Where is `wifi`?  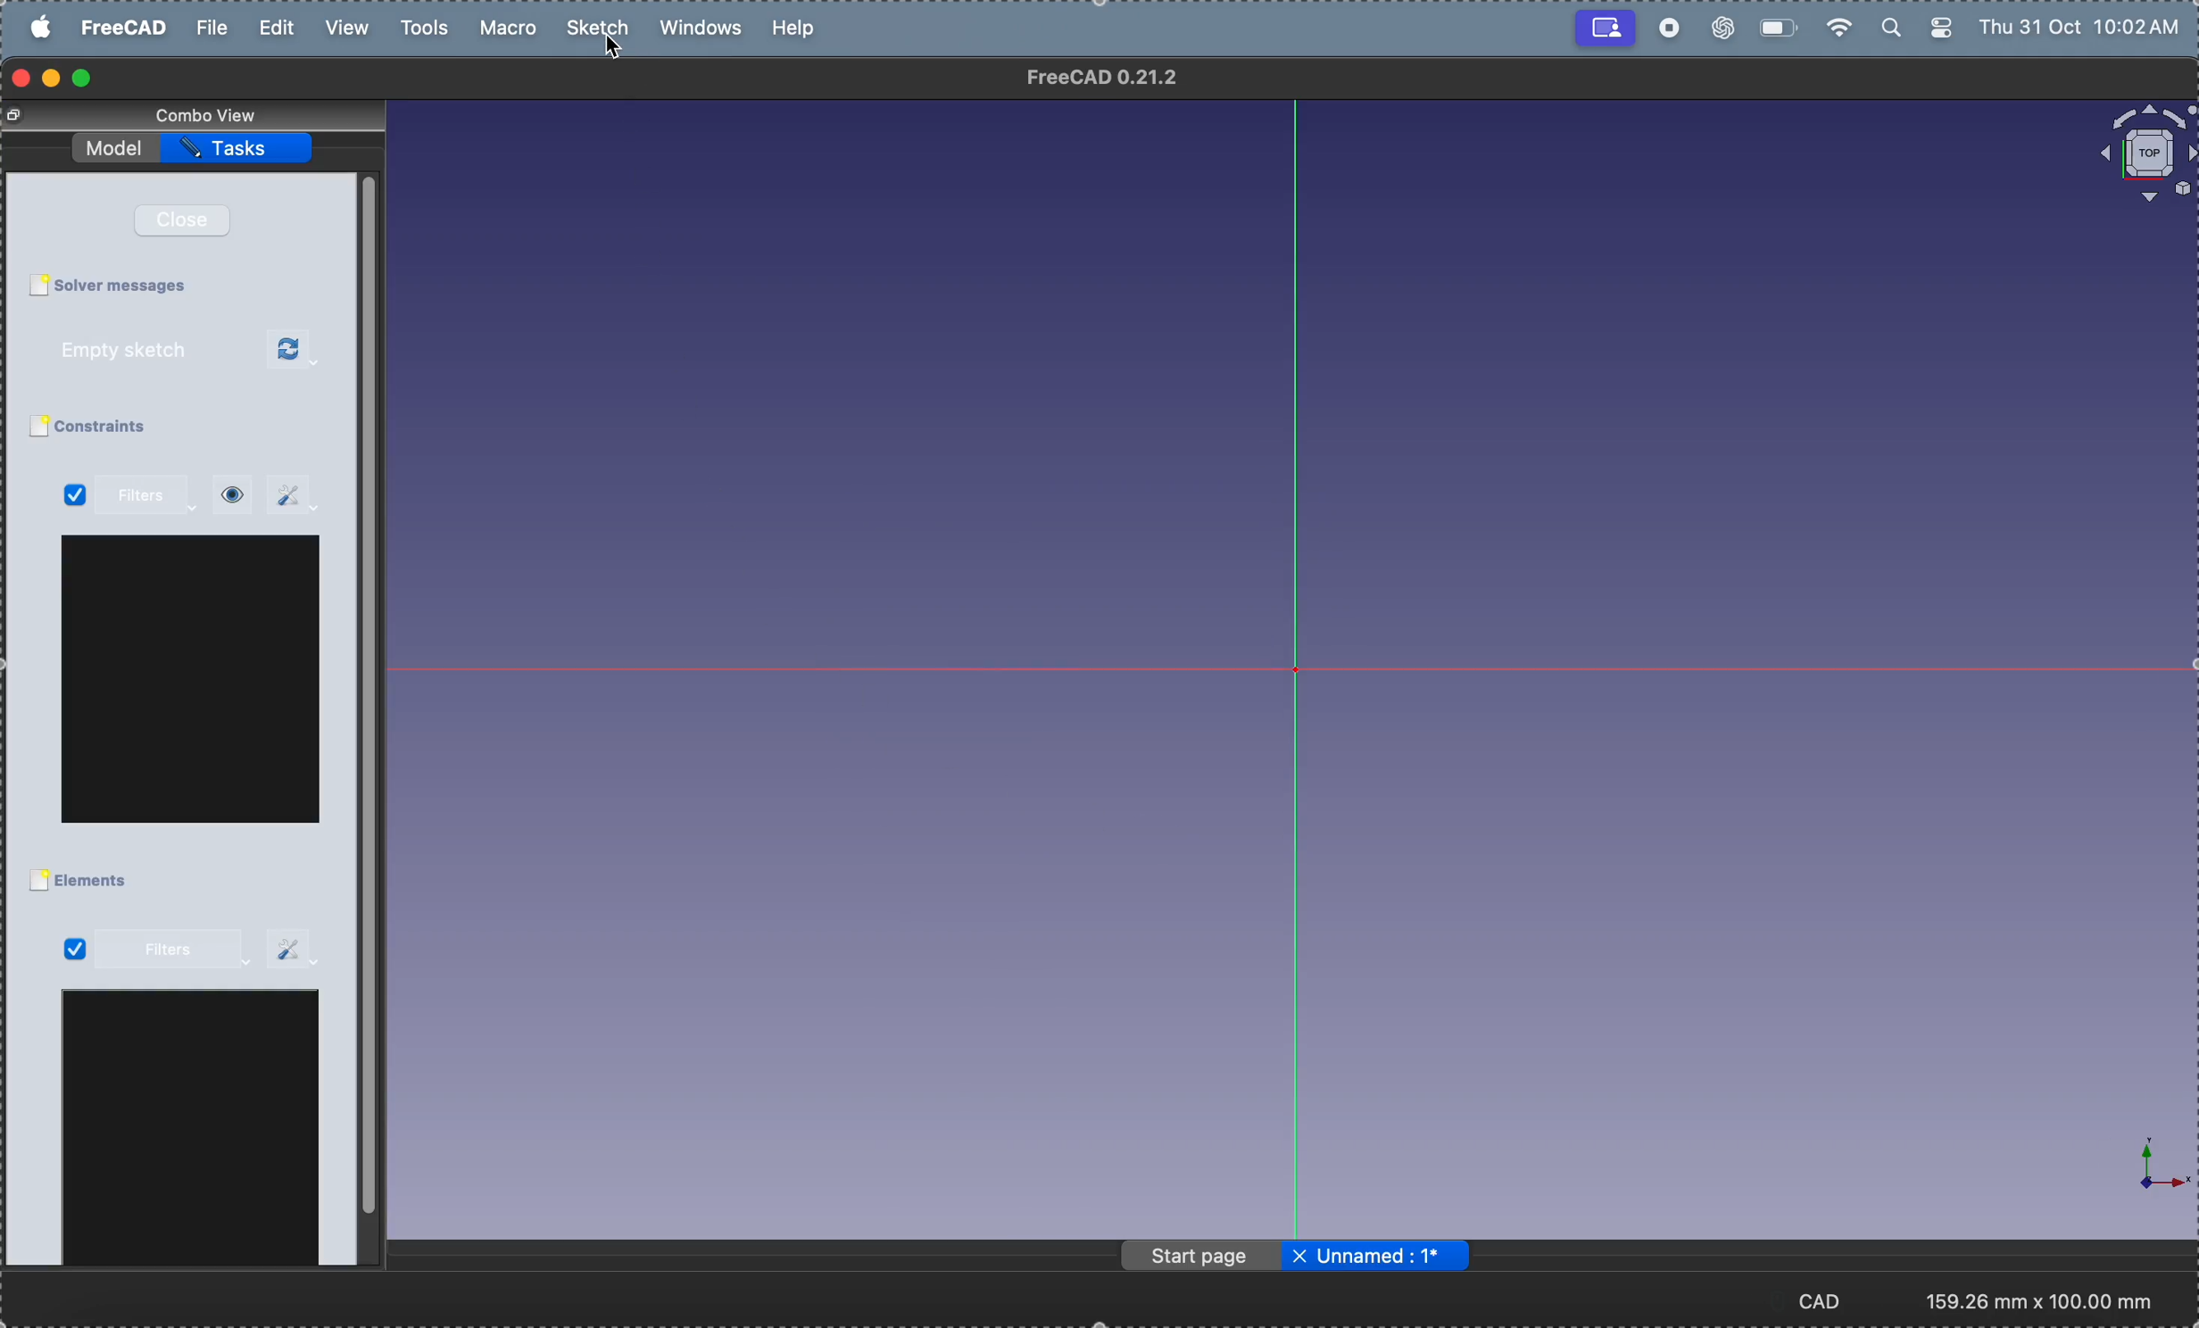
wifi is located at coordinates (1835, 29).